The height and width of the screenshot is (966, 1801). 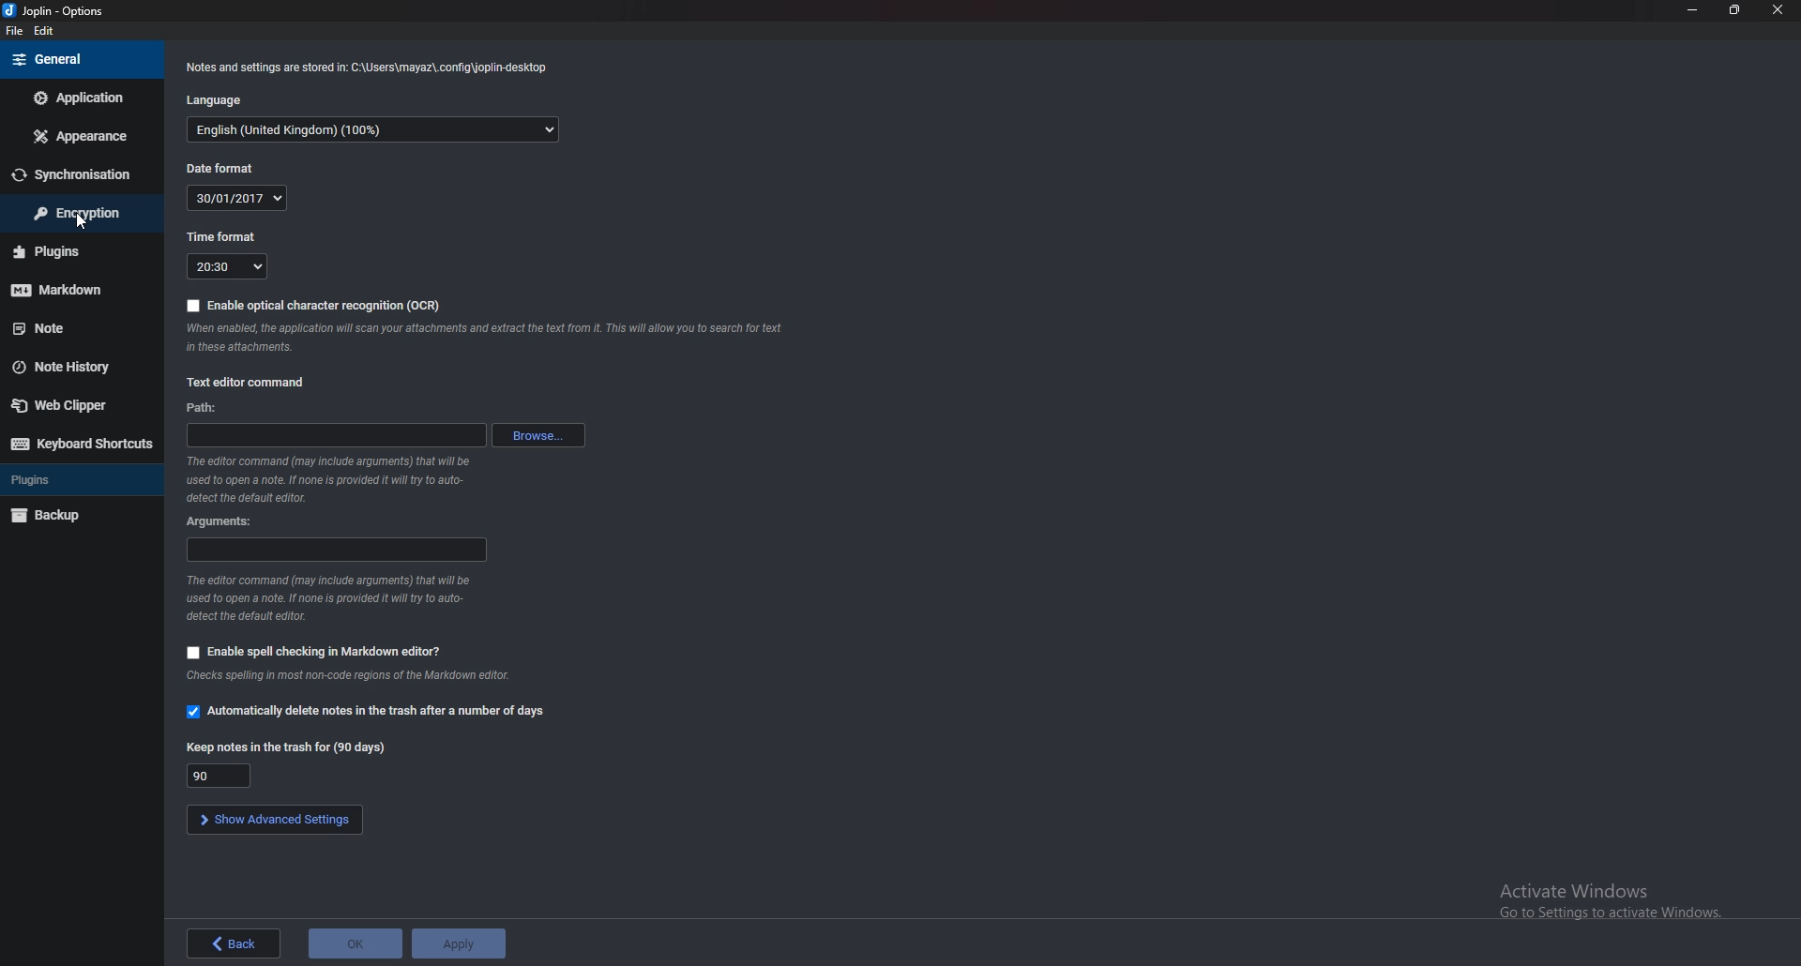 I want to click on path, so click(x=338, y=436).